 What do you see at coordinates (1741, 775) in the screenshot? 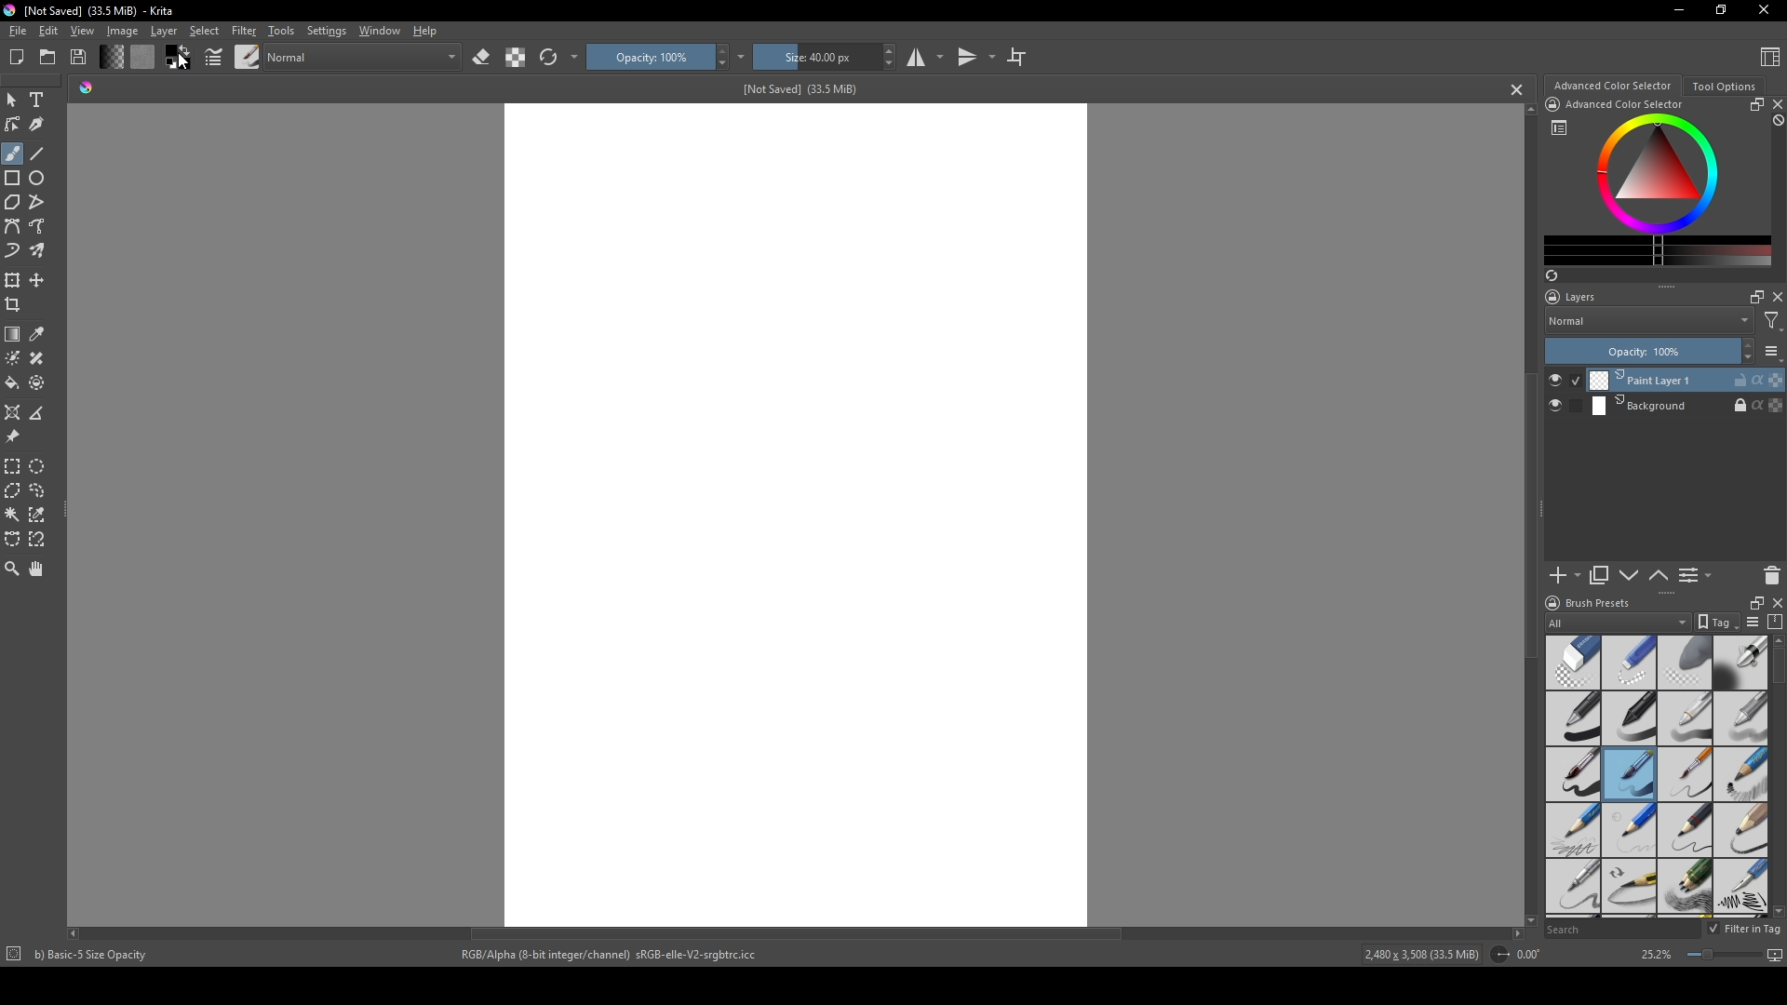
I see `pencil` at bounding box center [1741, 775].